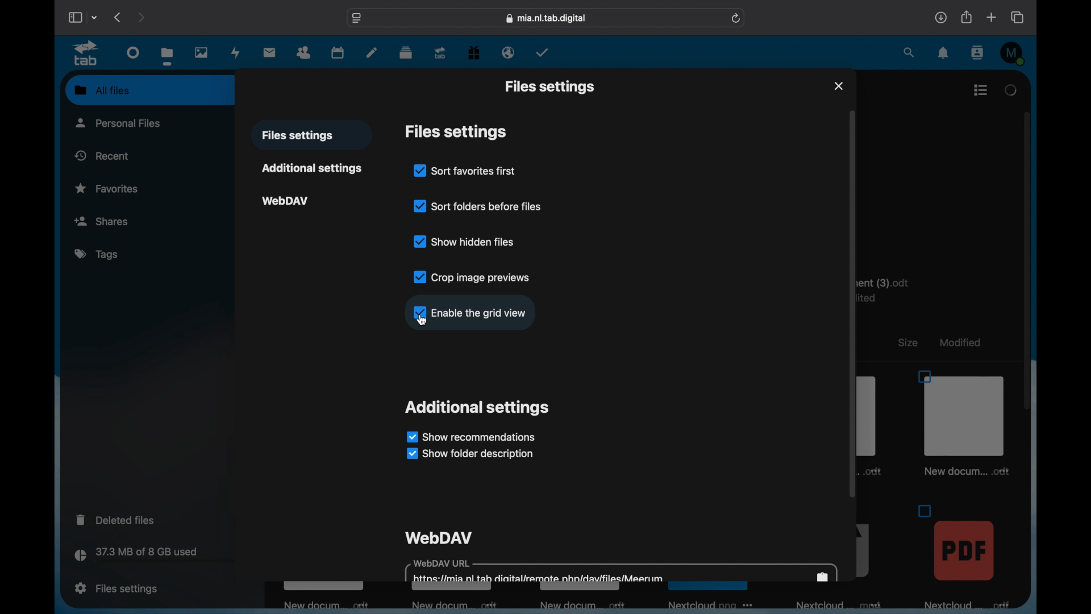 This screenshot has height=614, width=1091. What do you see at coordinates (542, 52) in the screenshot?
I see `tasks` at bounding box center [542, 52].